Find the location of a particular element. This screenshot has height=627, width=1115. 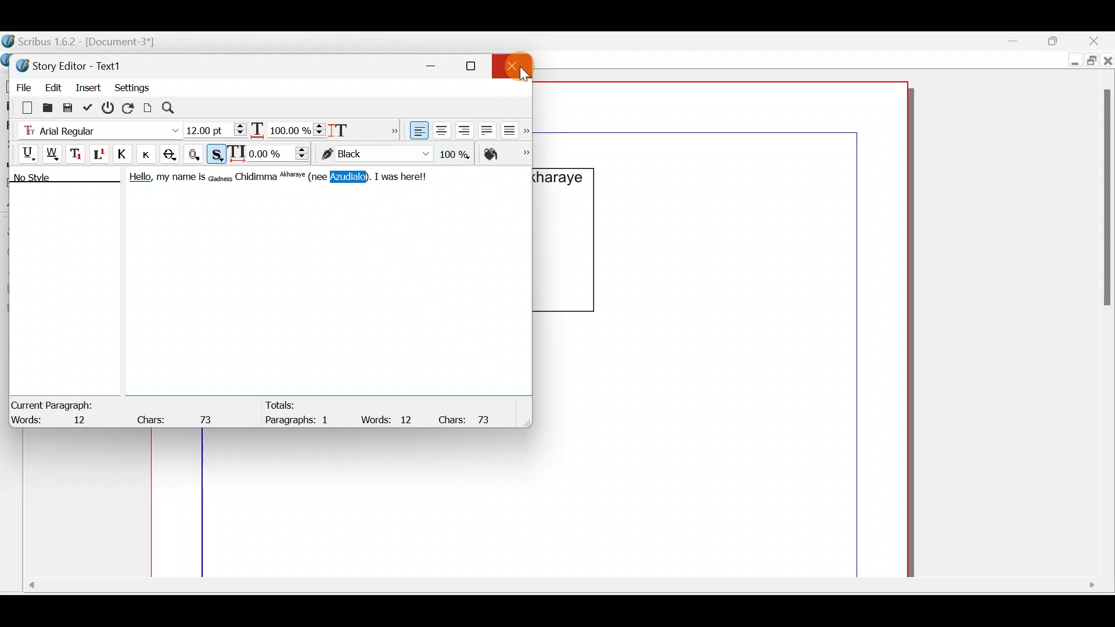

Edit  is located at coordinates (53, 85).